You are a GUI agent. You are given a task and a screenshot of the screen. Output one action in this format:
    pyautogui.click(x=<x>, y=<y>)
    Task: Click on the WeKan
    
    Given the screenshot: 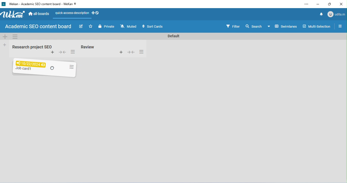 What is the action you would take?
    pyautogui.click(x=13, y=14)
    